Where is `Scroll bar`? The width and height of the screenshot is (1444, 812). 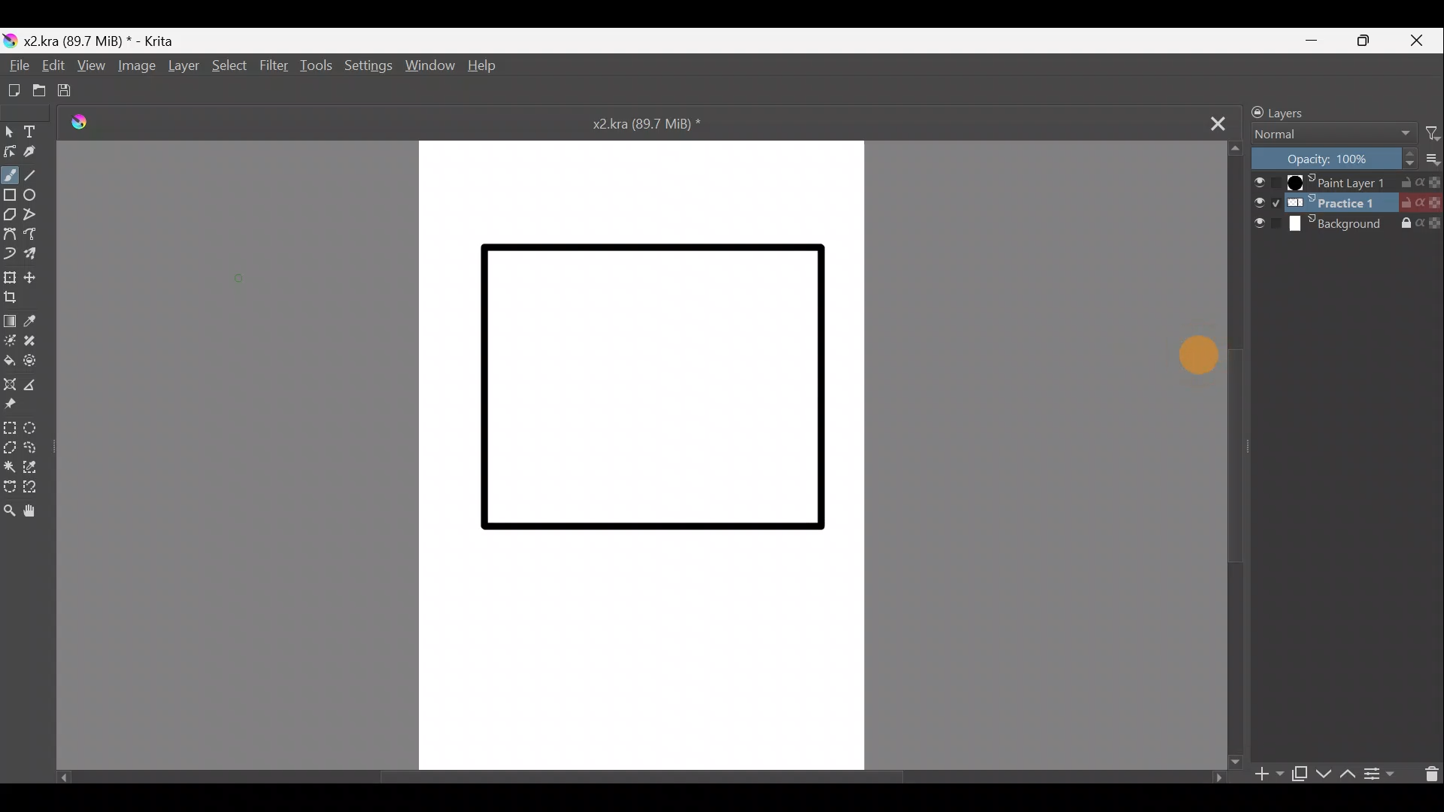
Scroll bar is located at coordinates (642, 780).